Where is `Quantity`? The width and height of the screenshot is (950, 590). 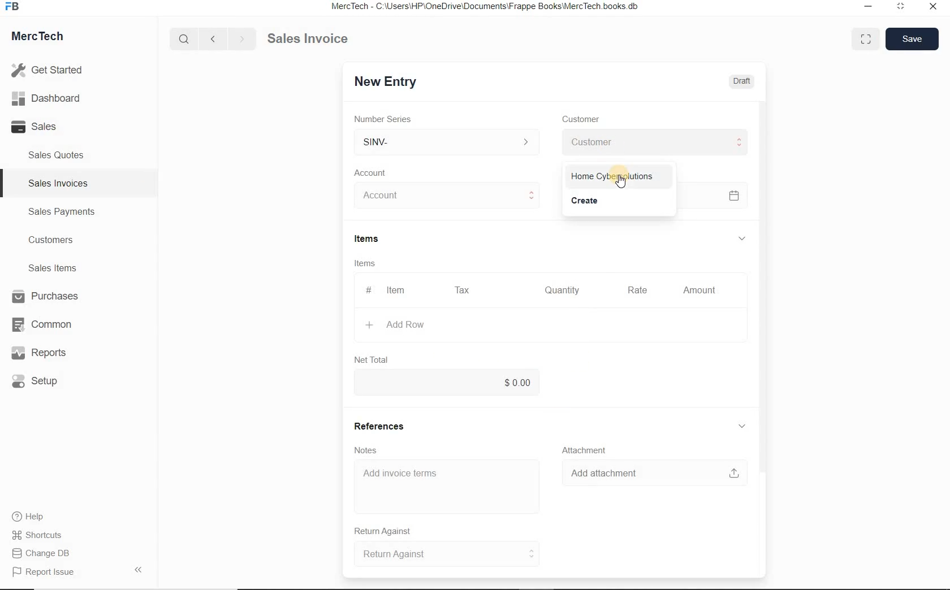 Quantity is located at coordinates (559, 292).